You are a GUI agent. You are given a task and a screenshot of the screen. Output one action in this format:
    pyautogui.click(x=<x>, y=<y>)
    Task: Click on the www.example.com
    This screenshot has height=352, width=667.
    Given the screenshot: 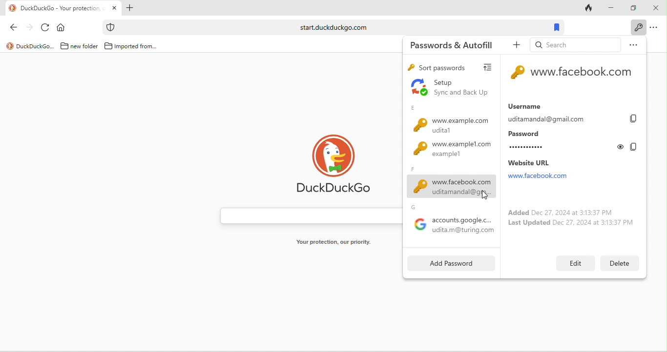 What is the action you would take?
    pyautogui.click(x=448, y=121)
    